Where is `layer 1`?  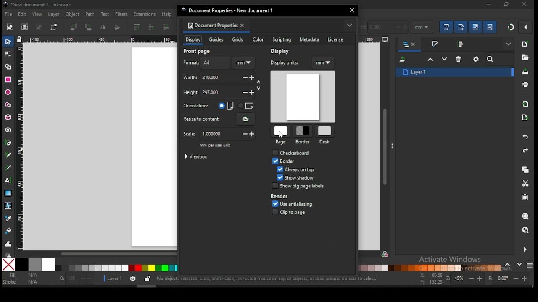 layer 1 is located at coordinates (455, 72).